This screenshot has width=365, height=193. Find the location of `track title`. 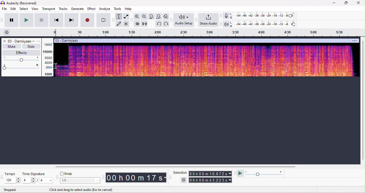

track title is located at coordinates (83, 41).